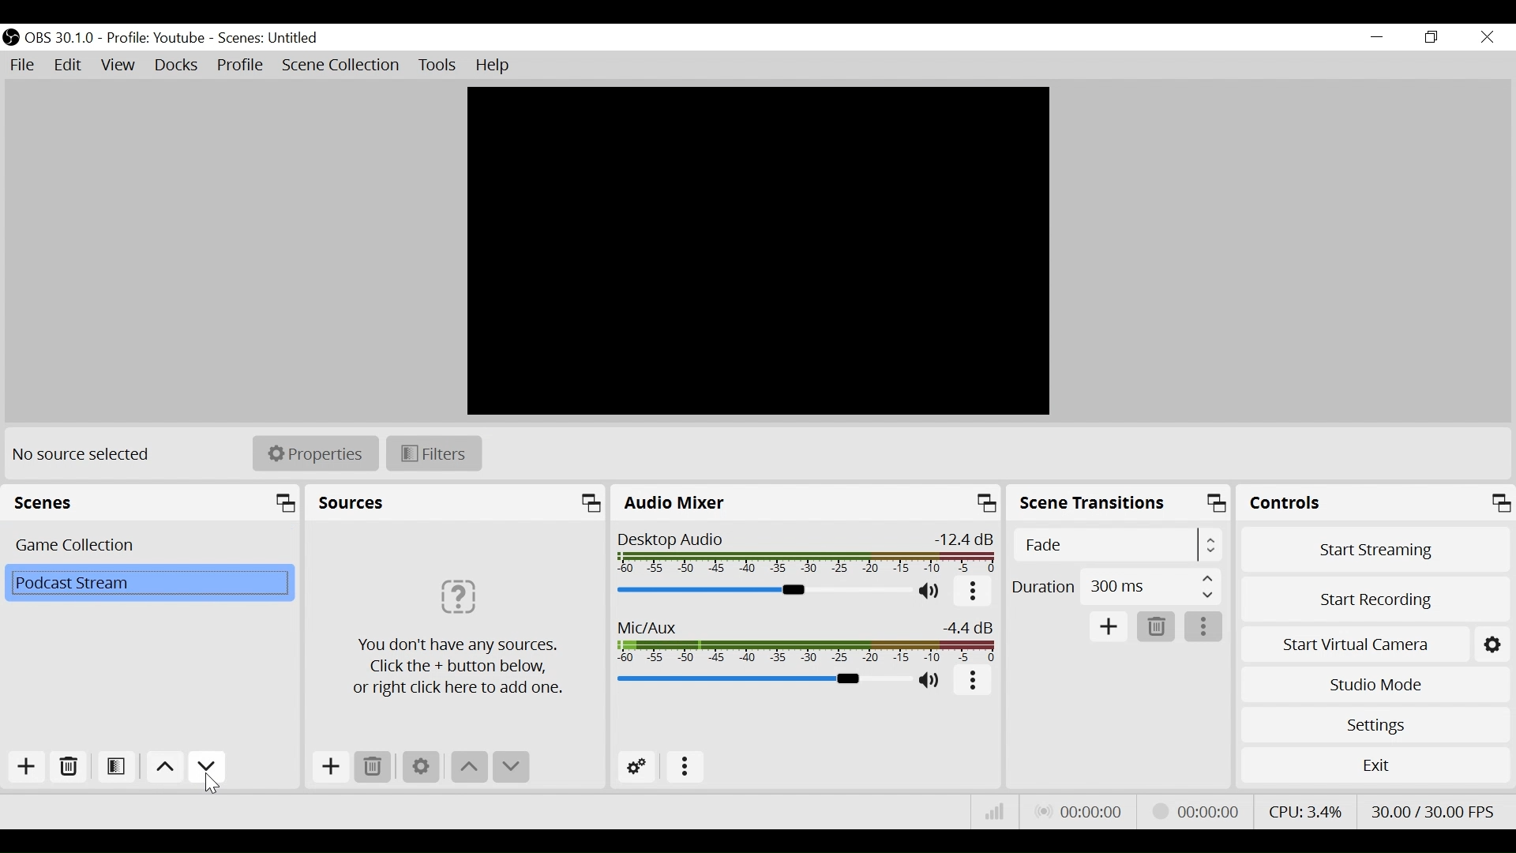 Image resolution: width=1516 pixels, height=853 pixels. I want to click on OBS Desktop Icon, so click(10, 37).